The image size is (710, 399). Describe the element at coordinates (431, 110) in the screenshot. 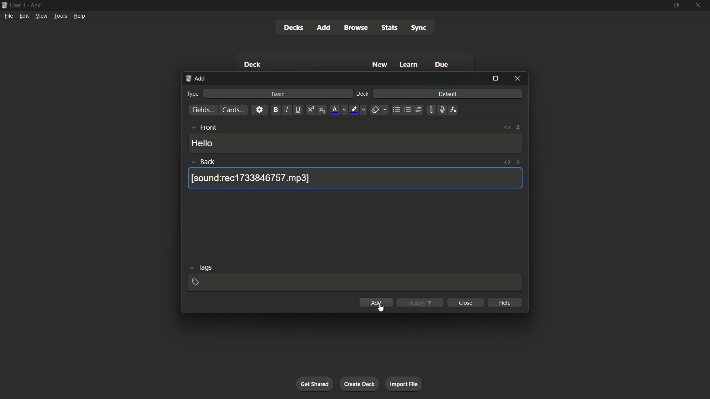

I see `attach file` at that location.